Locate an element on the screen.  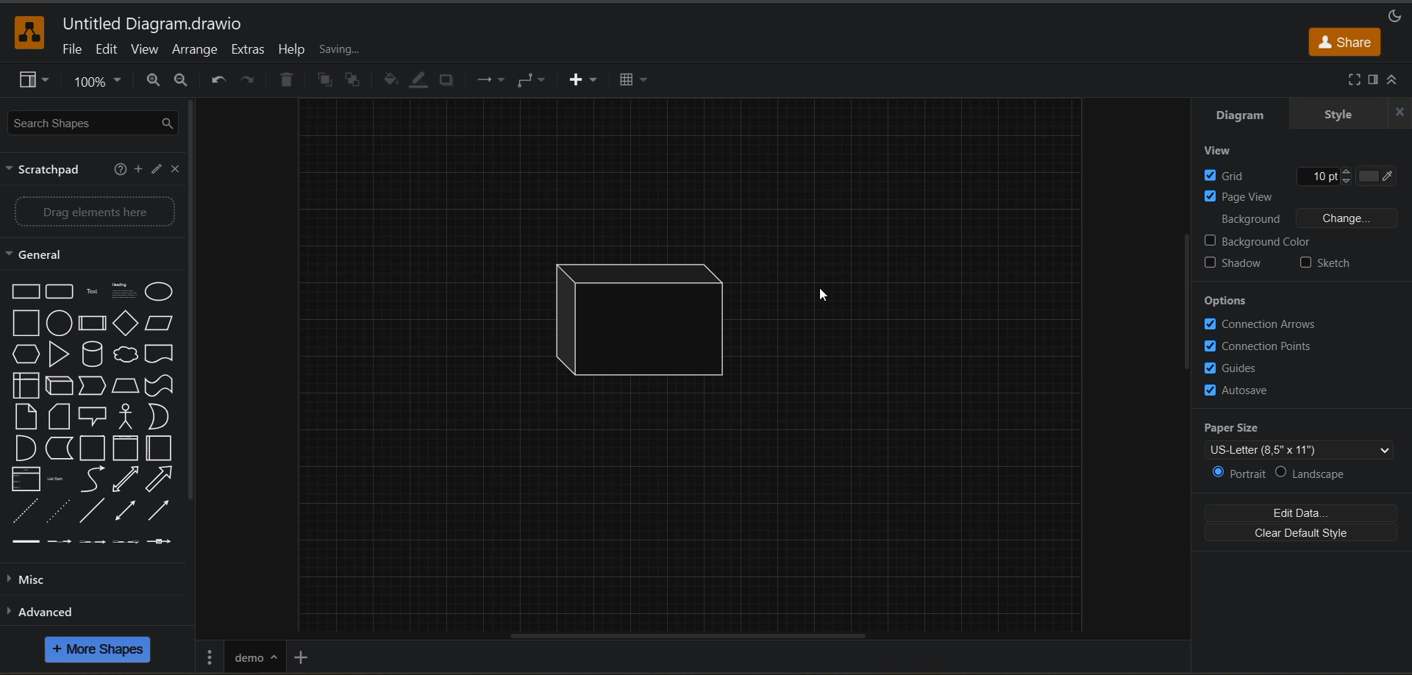
insert is located at coordinates (590, 81).